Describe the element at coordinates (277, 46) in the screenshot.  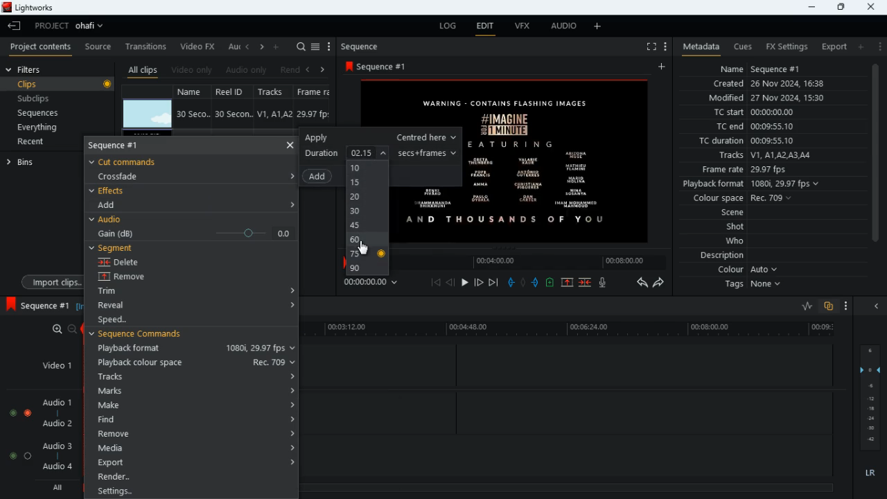
I see `add` at that location.